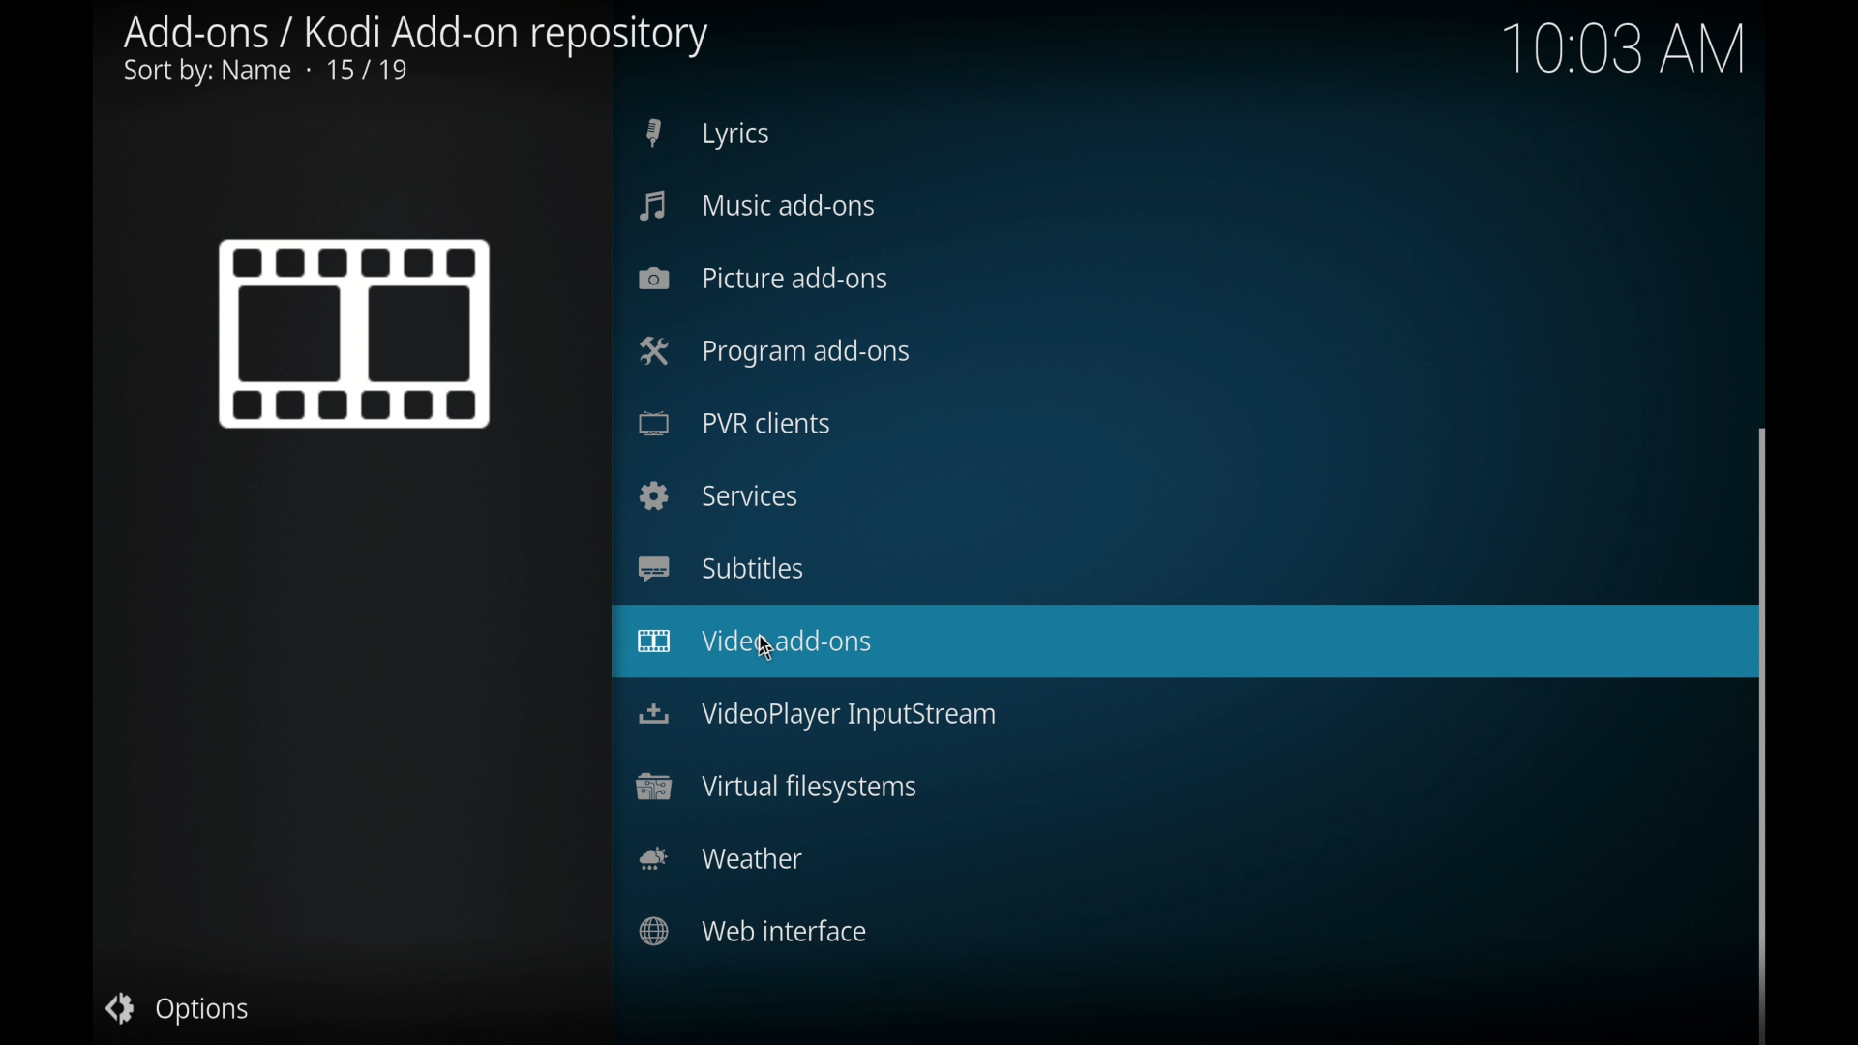  What do you see at coordinates (765, 279) in the screenshot?
I see `picture add-ons` at bounding box center [765, 279].